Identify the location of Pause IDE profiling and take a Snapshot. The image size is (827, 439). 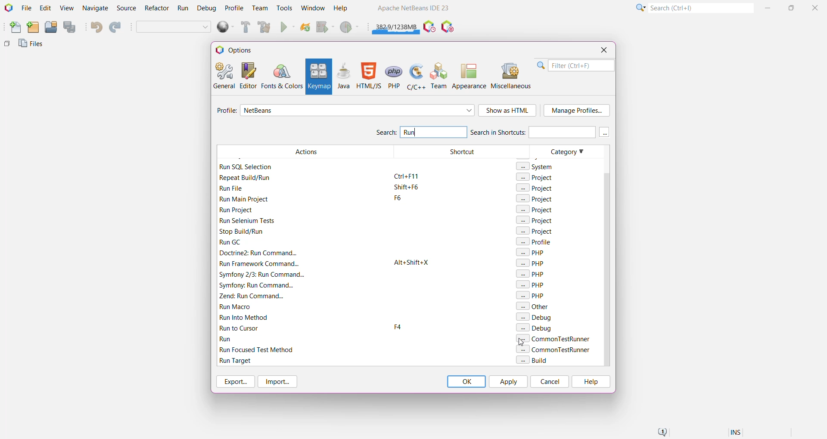
(429, 27).